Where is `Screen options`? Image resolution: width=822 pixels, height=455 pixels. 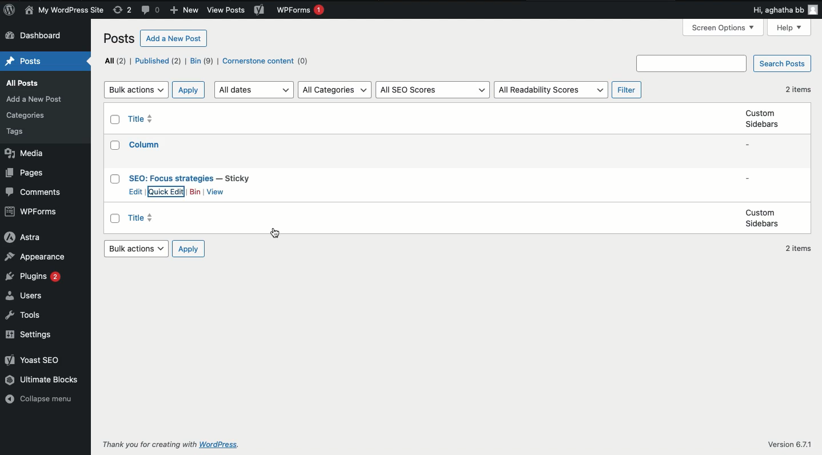
Screen options is located at coordinates (725, 27).